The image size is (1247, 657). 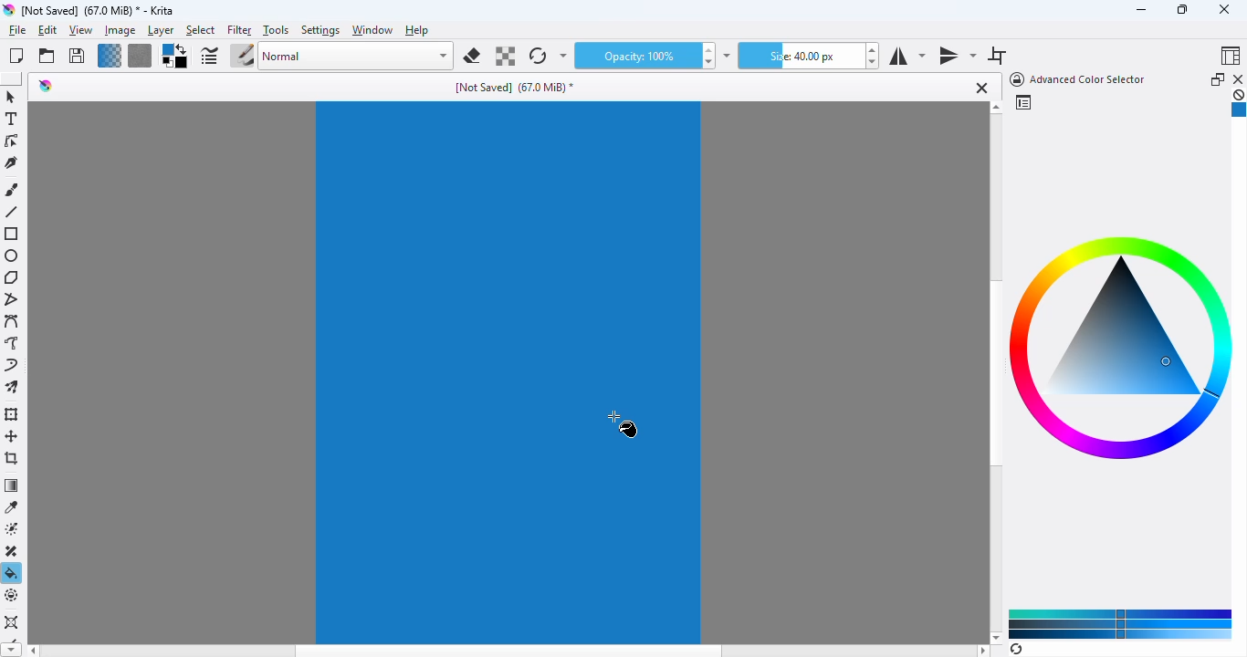 I want to click on horizontal scroll bar, so click(x=509, y=652).